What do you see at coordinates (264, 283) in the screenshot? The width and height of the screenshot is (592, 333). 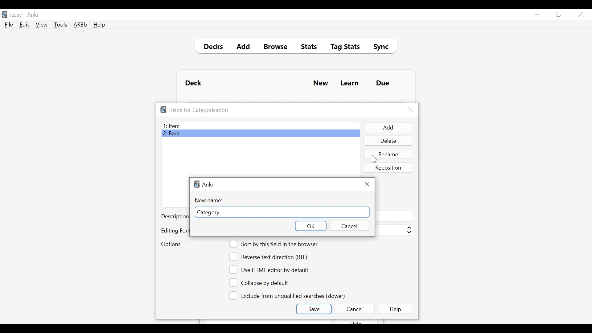 I see `(un)select Collapse by default` at bounding box center [264, 283].